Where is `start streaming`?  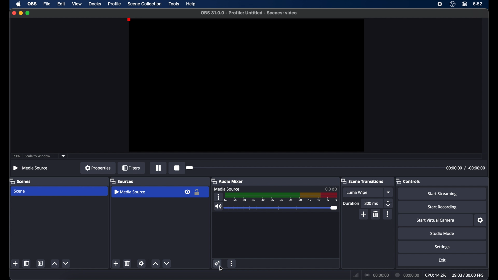
start streaming is located at coordinates (443, 194).